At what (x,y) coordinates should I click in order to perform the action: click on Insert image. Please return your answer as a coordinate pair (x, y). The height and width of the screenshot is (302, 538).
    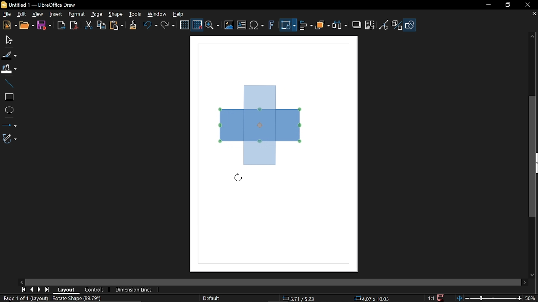
    Looking at the image, I should click on (229, 26).